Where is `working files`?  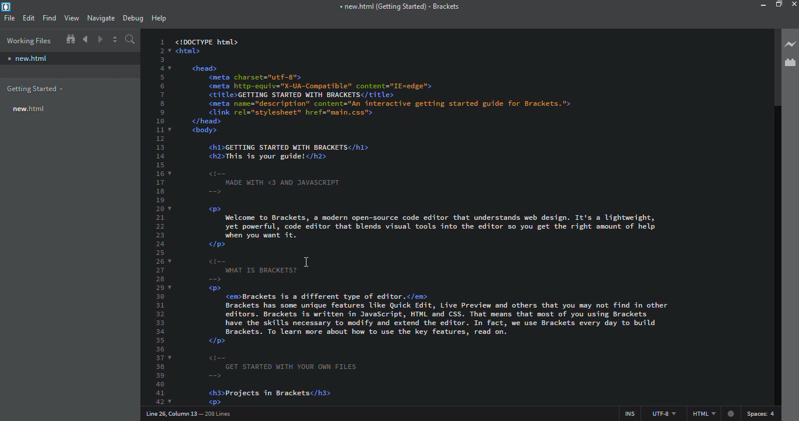 working files is located at coordinates (28, 41).